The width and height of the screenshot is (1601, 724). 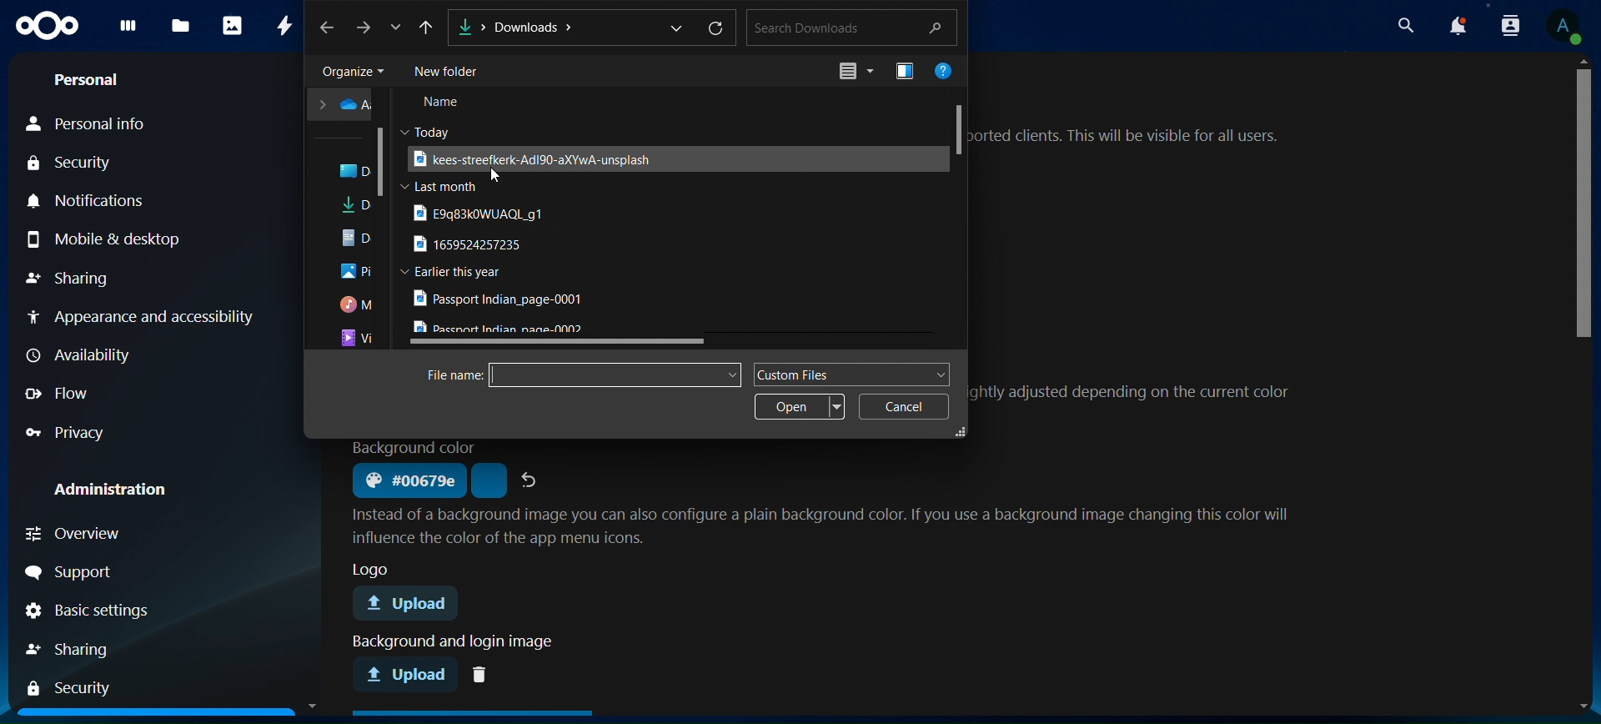 What do you see at coordinates (79, 163) in the screenshot?
I see `security` at bounding box center [79, 163].